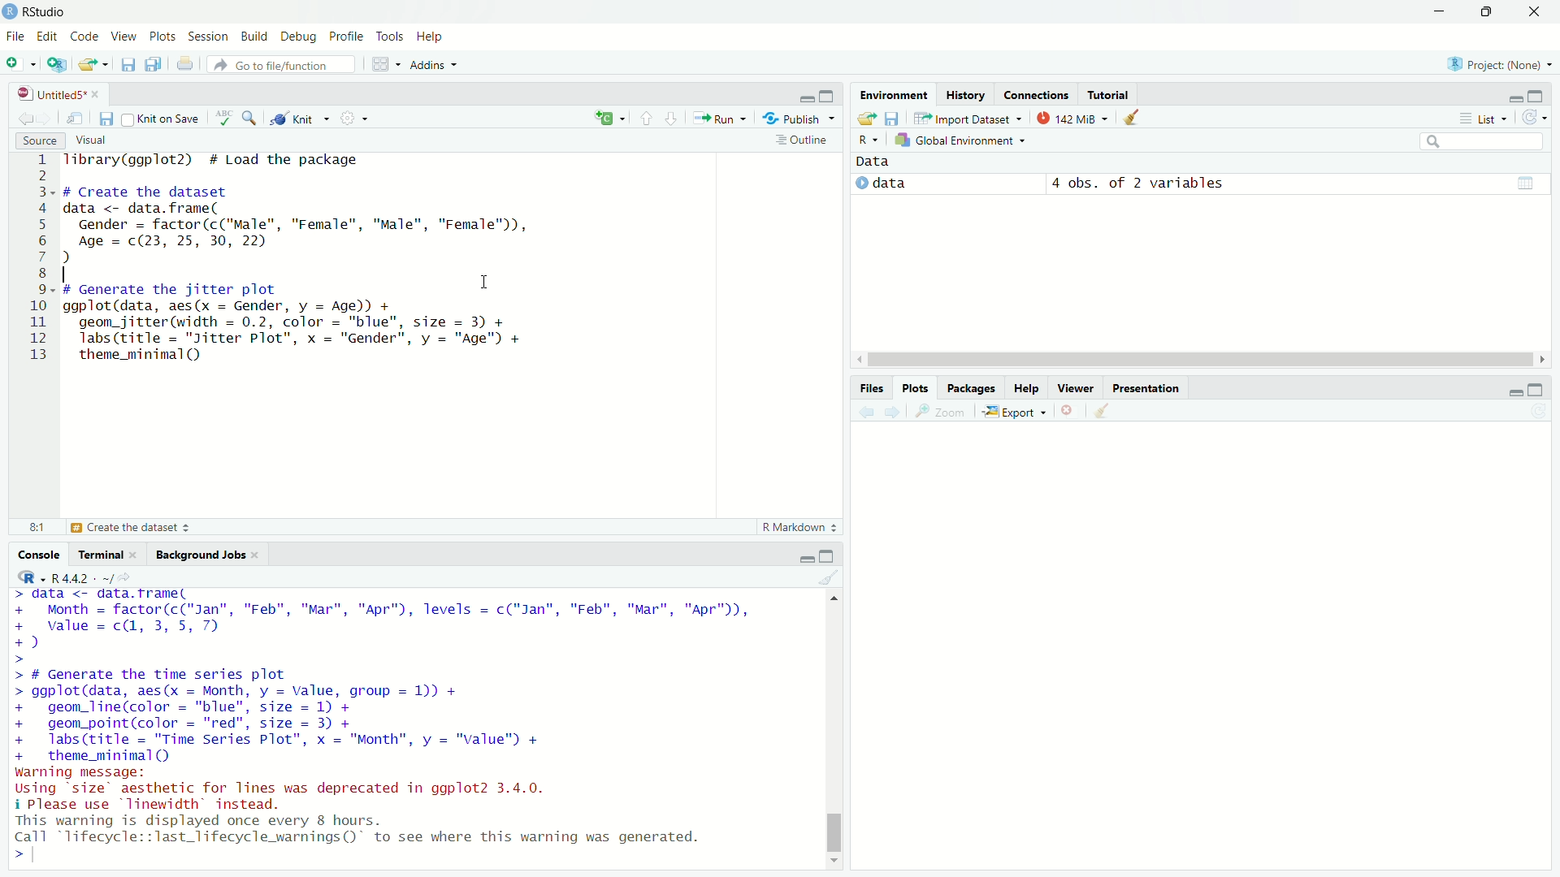  Describe the element at coordinates (32, 555) in the screenshot. I see `console` at that location.